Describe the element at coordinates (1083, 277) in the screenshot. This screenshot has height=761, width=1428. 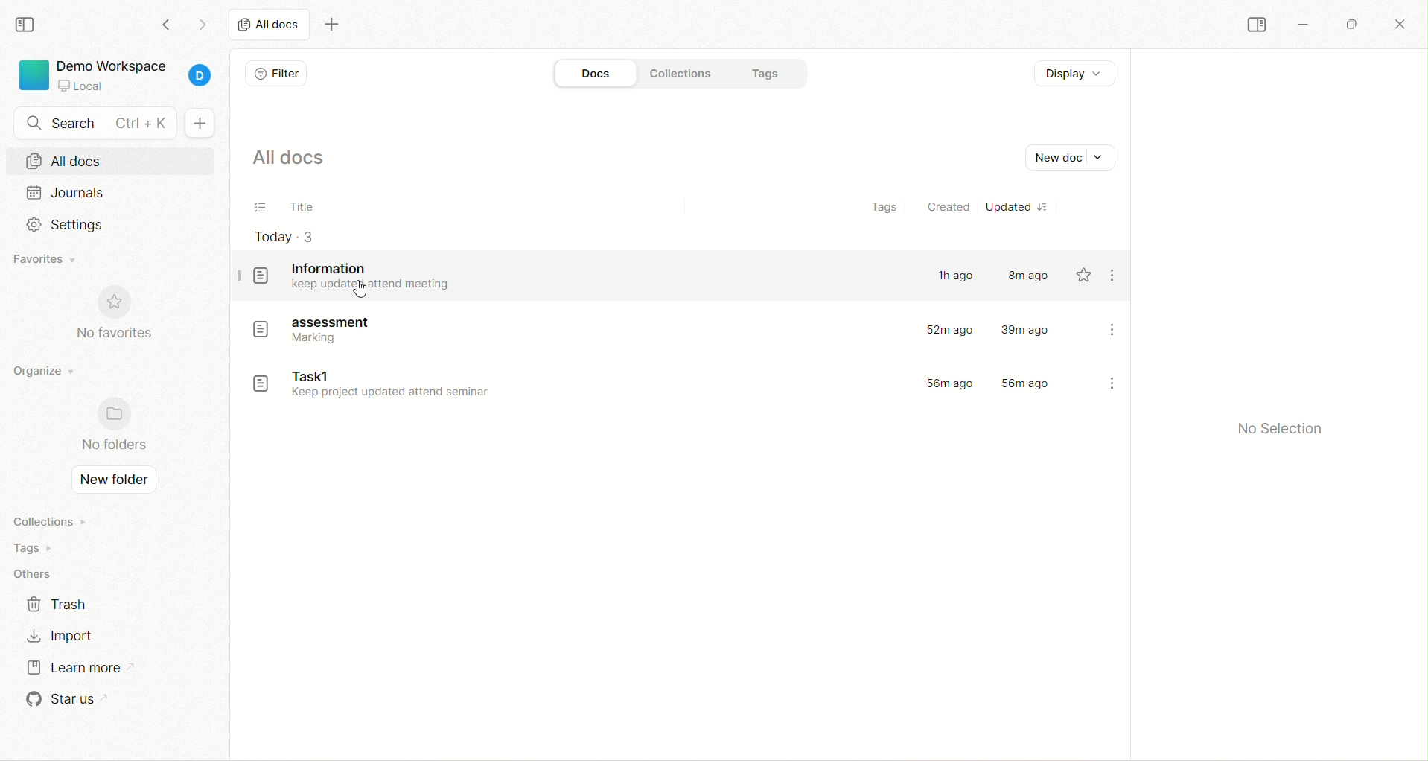
I see `favourite` at that location.